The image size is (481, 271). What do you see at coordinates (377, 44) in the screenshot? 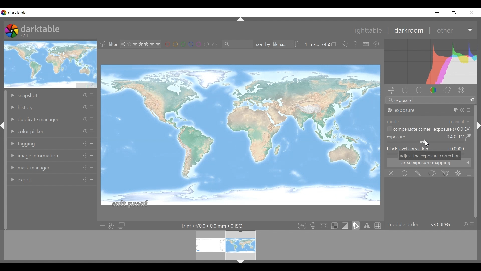
I see `show global preferences` at bounding box center [377, 44].